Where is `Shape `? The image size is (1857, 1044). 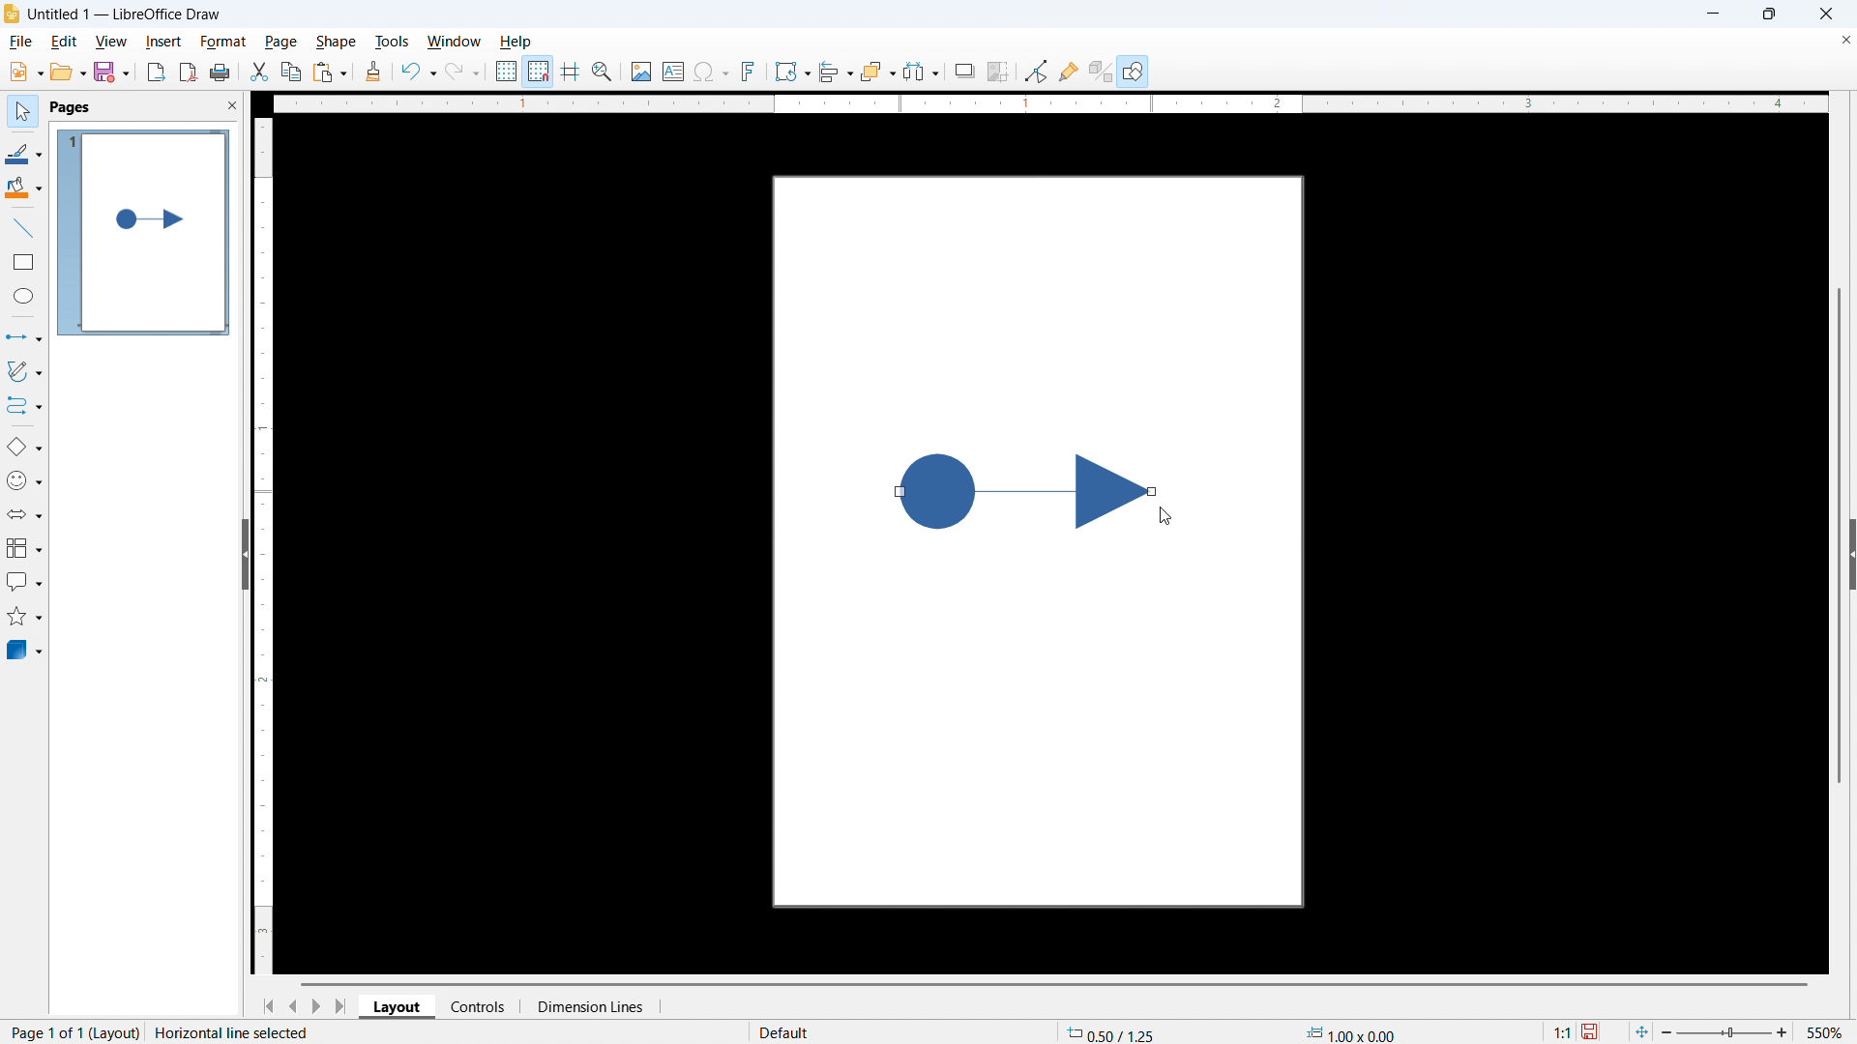 Shape  is located at coordinates (335, 43).